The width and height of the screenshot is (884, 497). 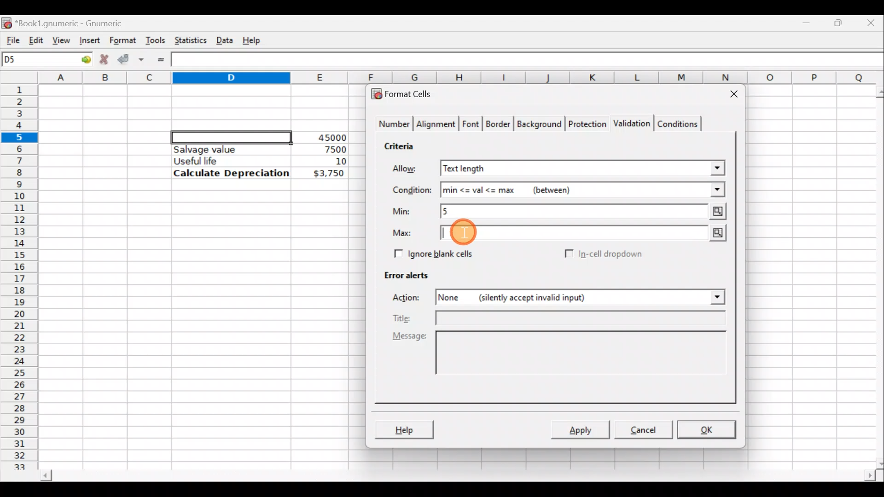 What do you see at coordinates (499, 126) in the screenshot?
I see `Border` at bounding box center [499, 126].